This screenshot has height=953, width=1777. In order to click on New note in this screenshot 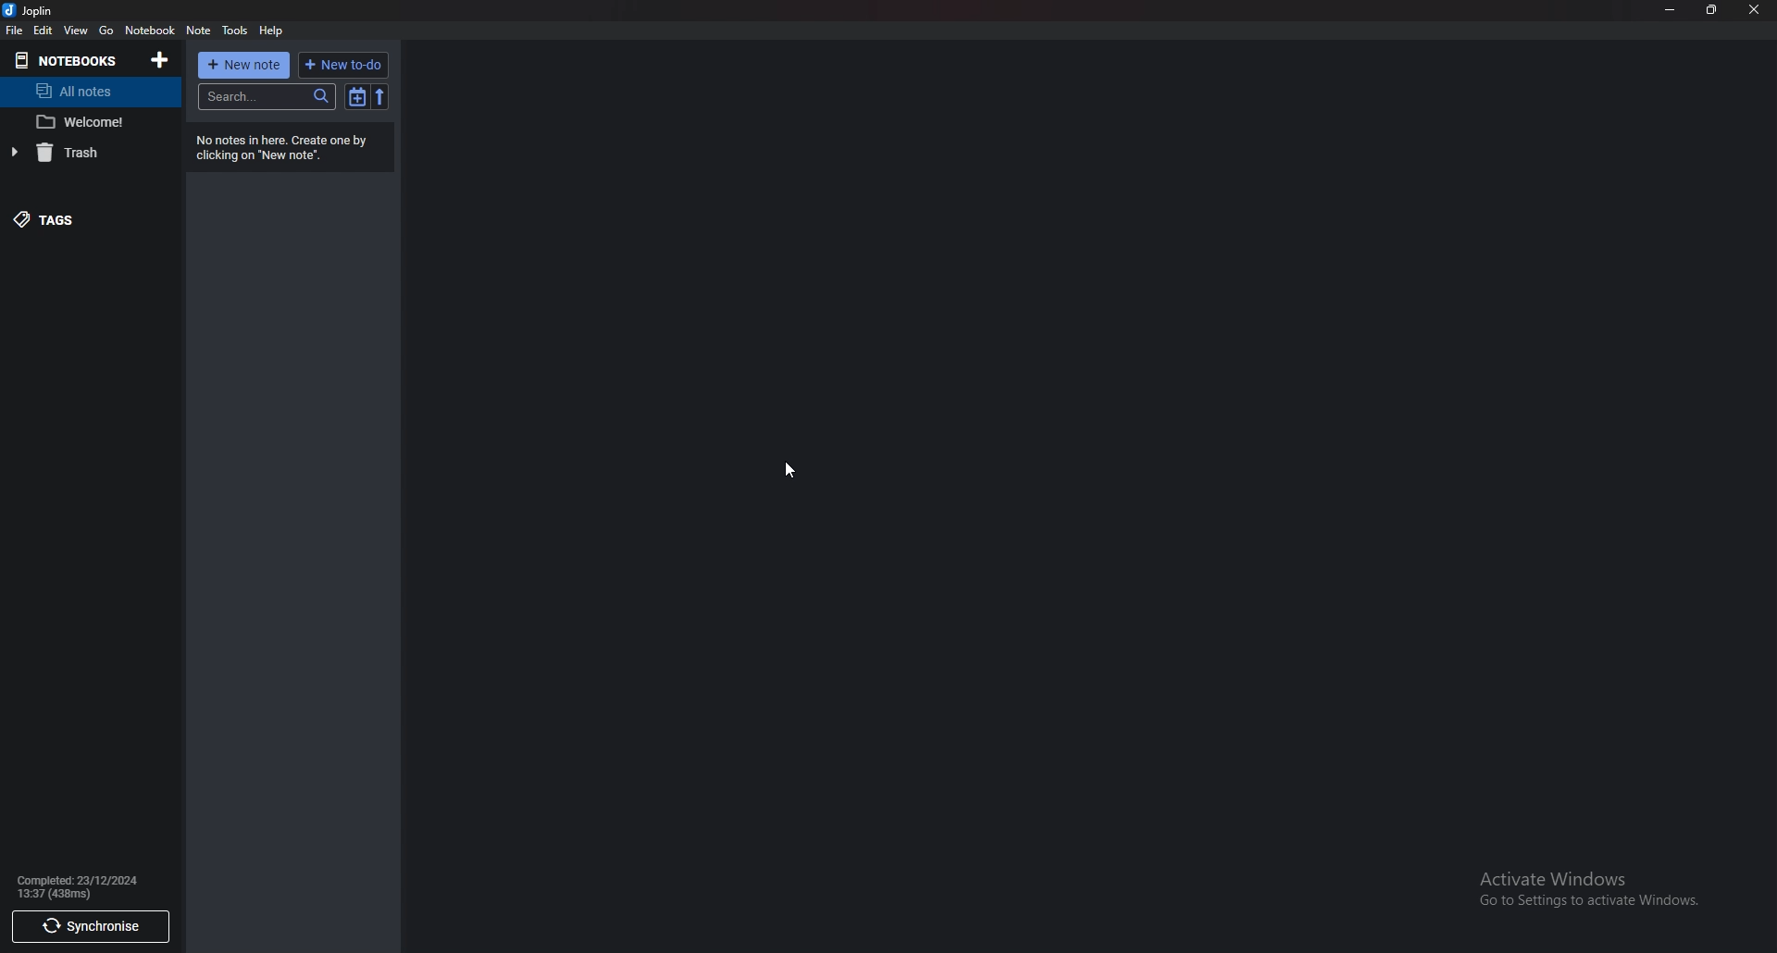, I will do `click(245, 66)`.